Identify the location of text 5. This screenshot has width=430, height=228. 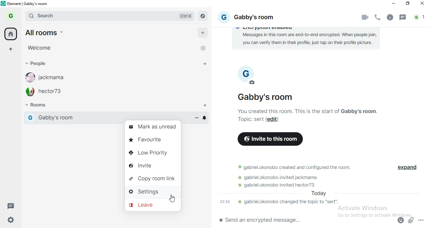
(283, 185).